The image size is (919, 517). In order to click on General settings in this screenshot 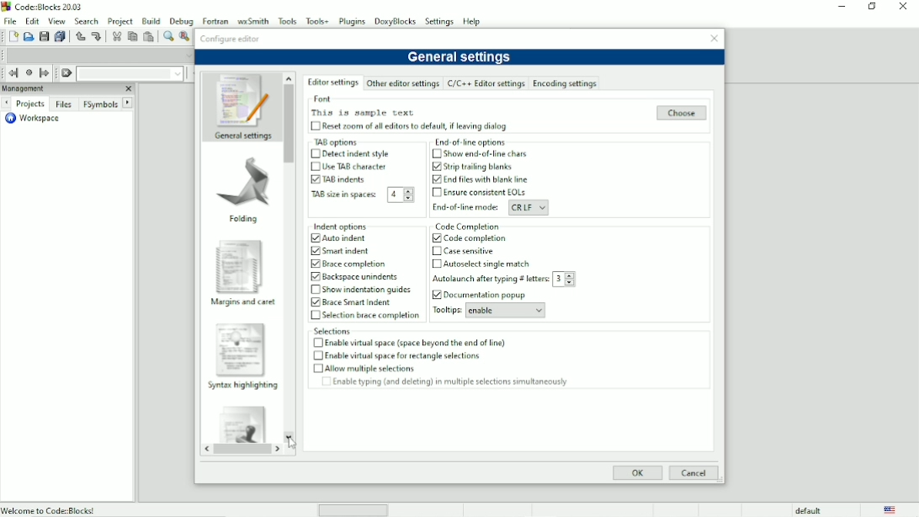, I will do `click(242, 136)`.